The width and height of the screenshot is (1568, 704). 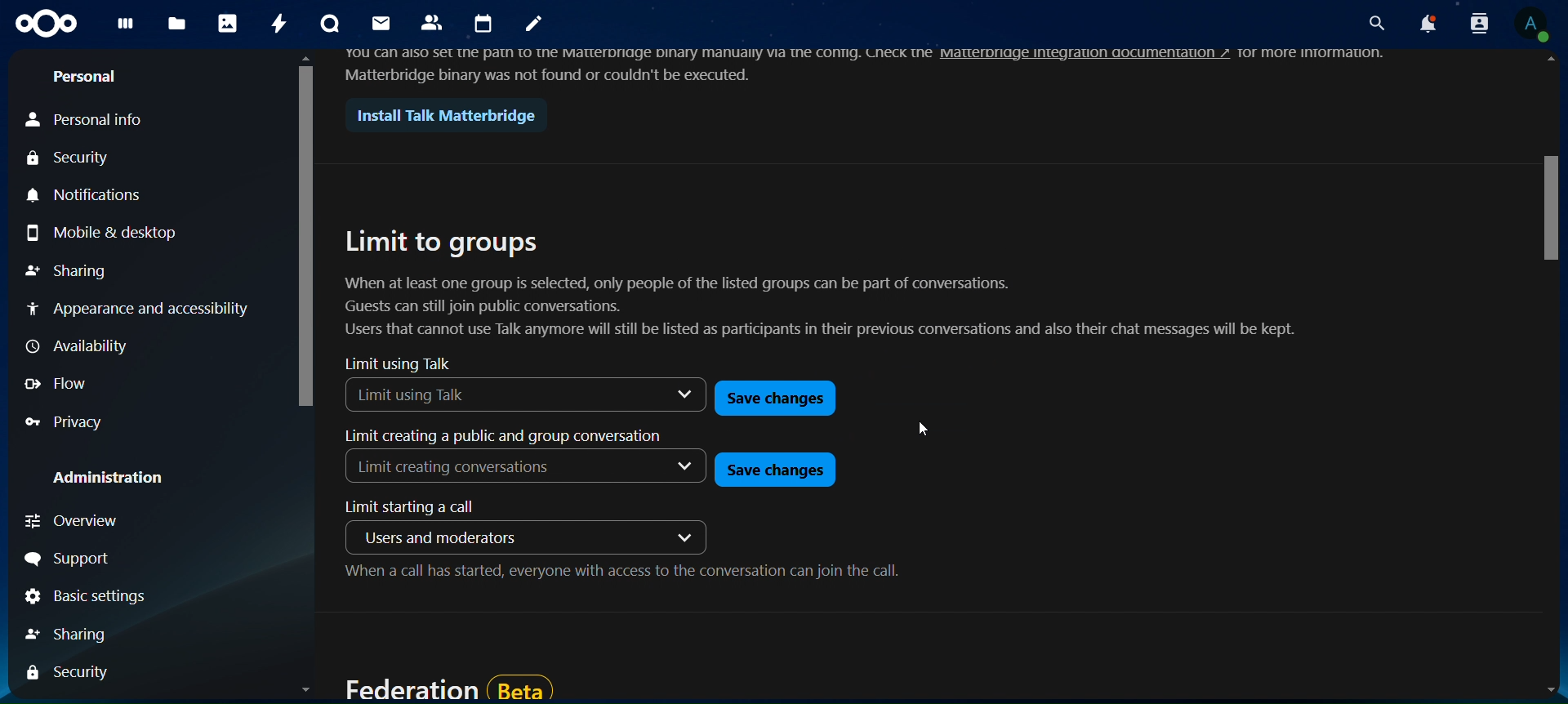 What do you see at coordinates (924, 425) in the screenshot?
I see `cursor` at bounding box center [924, 425].